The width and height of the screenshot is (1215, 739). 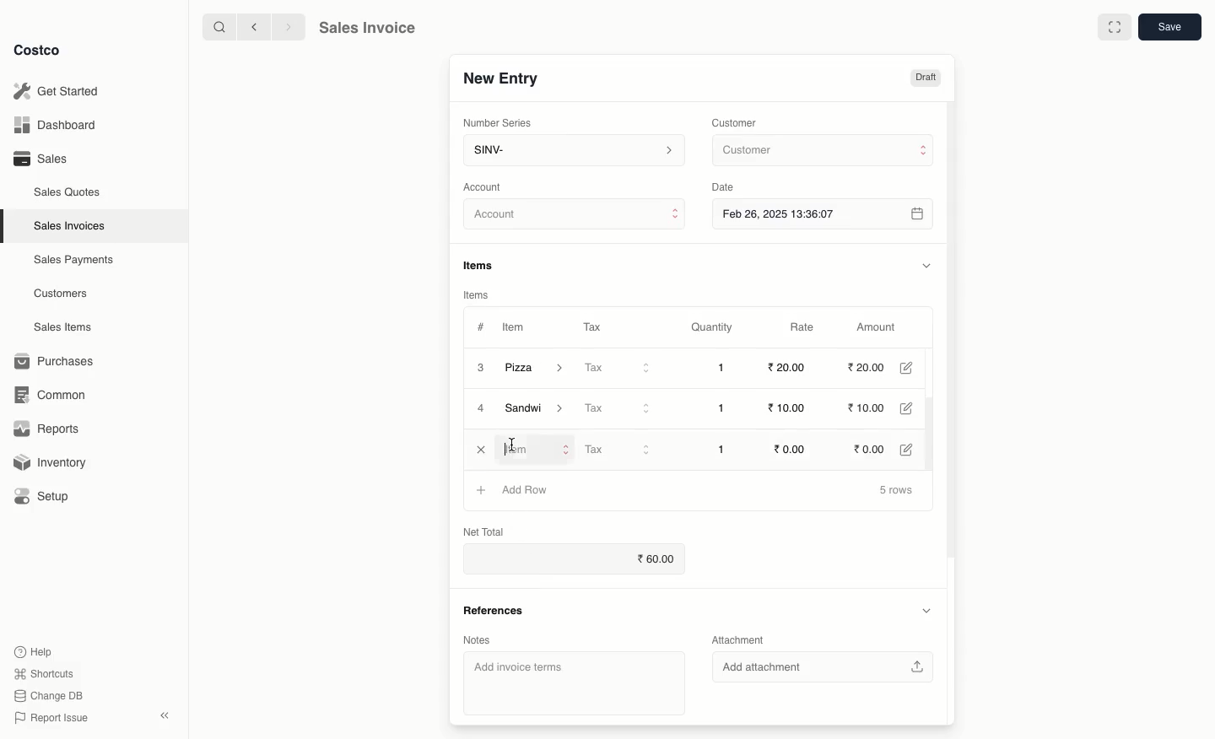 I want to click on ‘Account, so click(x=486, y=186).